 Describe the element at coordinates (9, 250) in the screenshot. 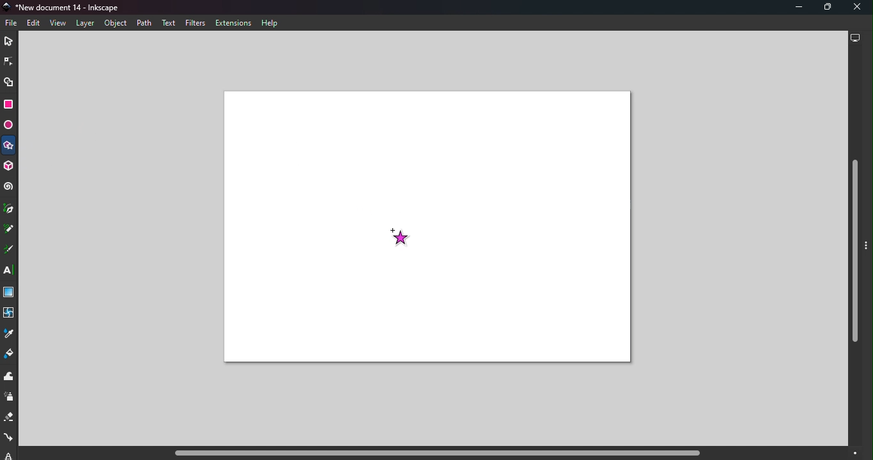

I see `Calligraphy tool` at that location.